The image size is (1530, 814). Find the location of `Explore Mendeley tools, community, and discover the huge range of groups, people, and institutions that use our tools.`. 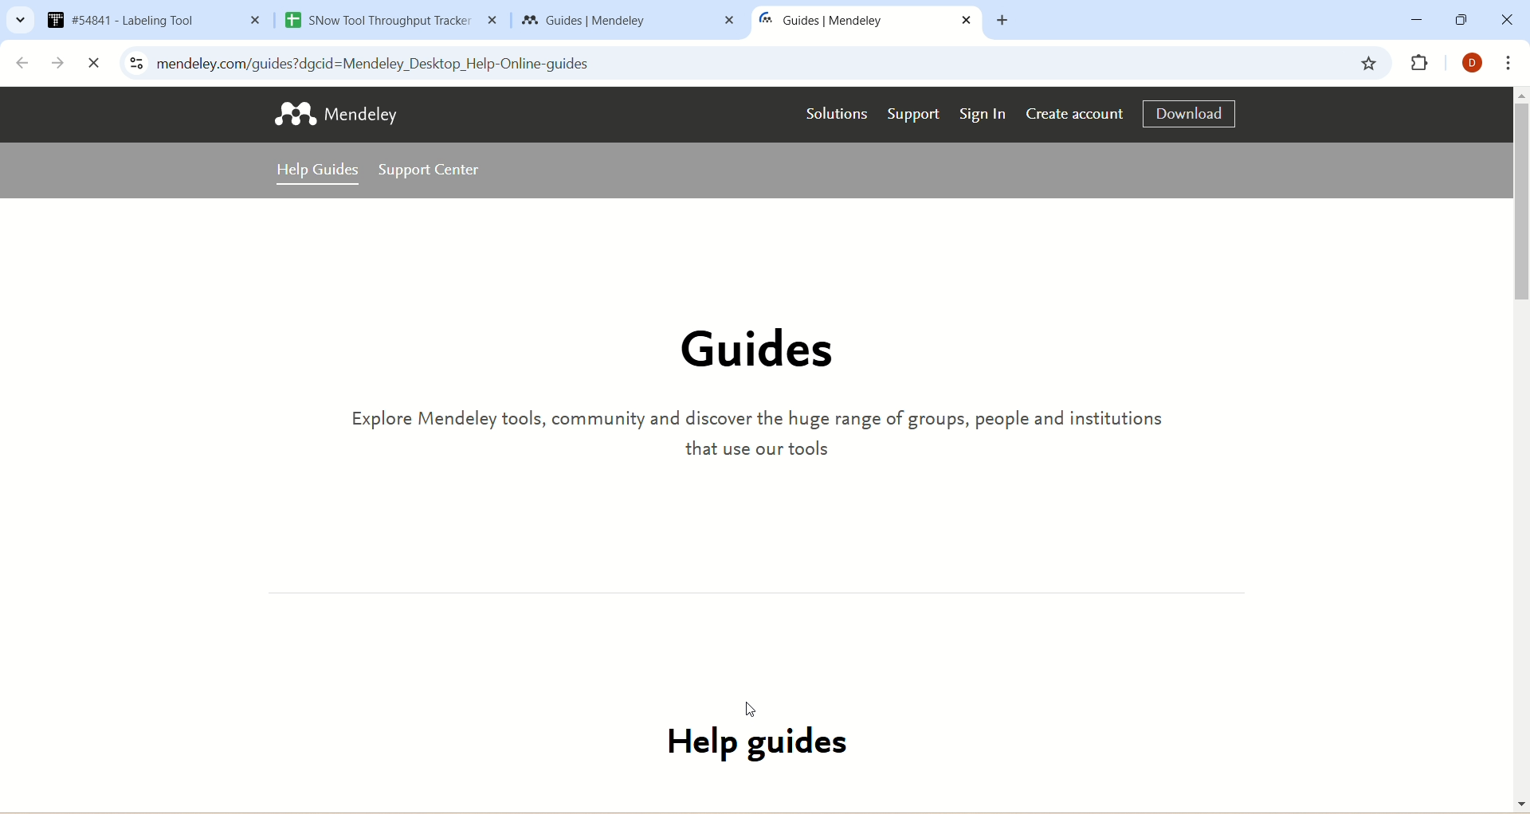

Explore Mendeley tools, community, and discover the huge range of groups, people, and institutions that use our tools. is located at coordinates (759, 432).